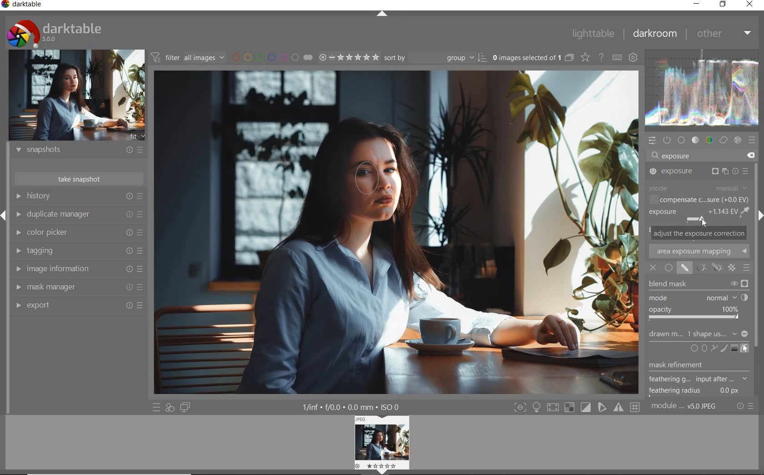  What do you see at coordinates (351, 407) in the screenshot?
I see `other display information` at bounding box center [351, 407].